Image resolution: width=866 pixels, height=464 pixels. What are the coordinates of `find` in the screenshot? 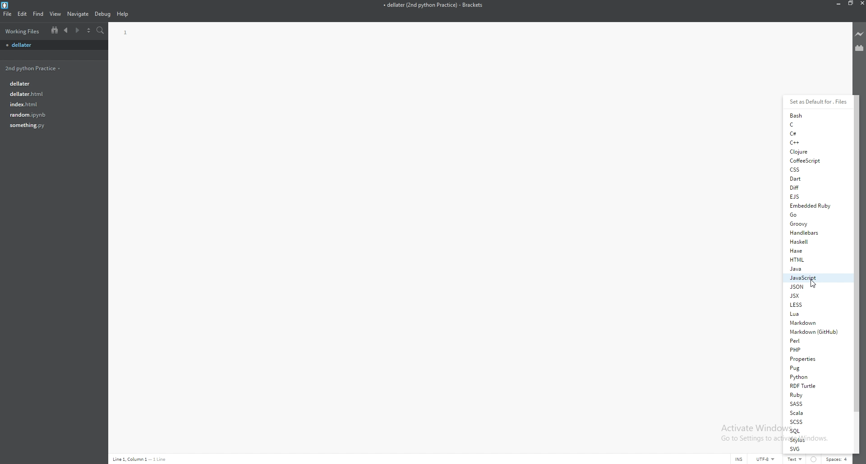 It's located at (38, 14).